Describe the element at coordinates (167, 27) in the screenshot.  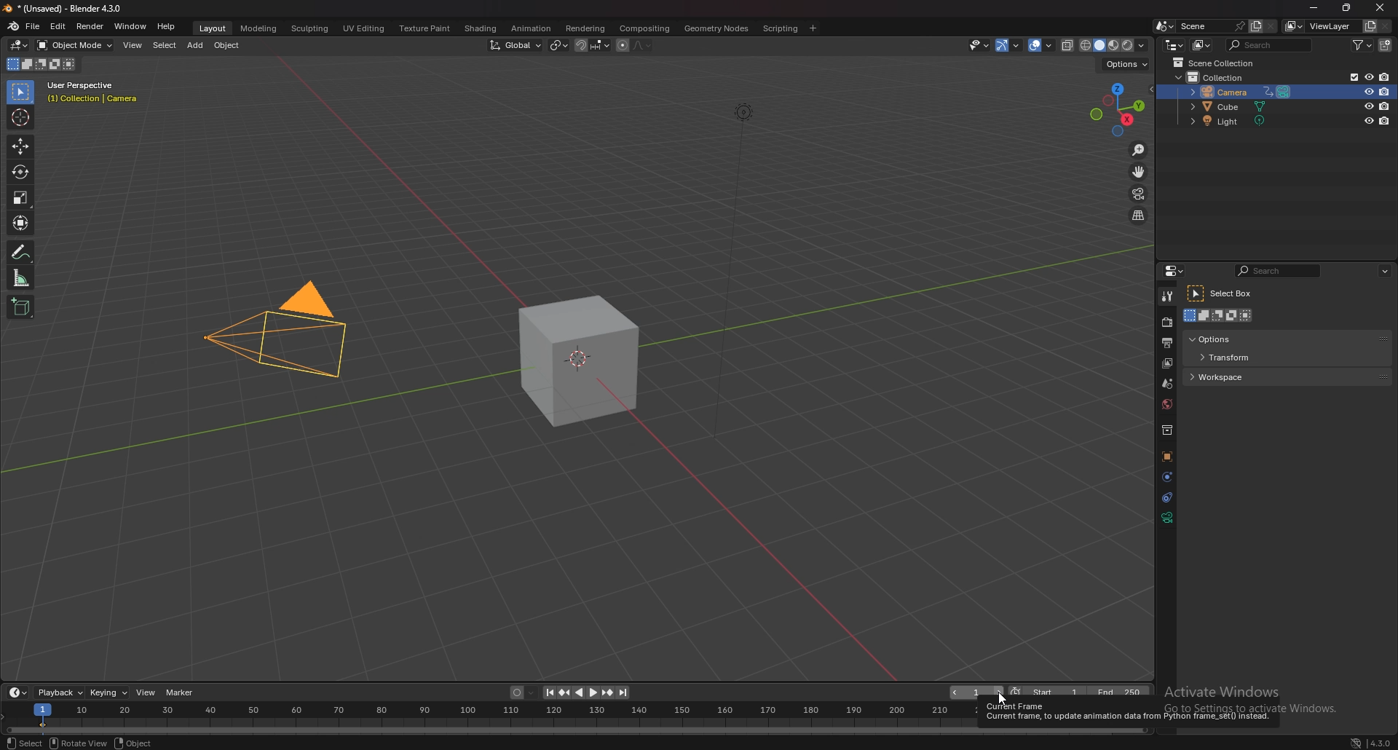
I see `help` at that location.